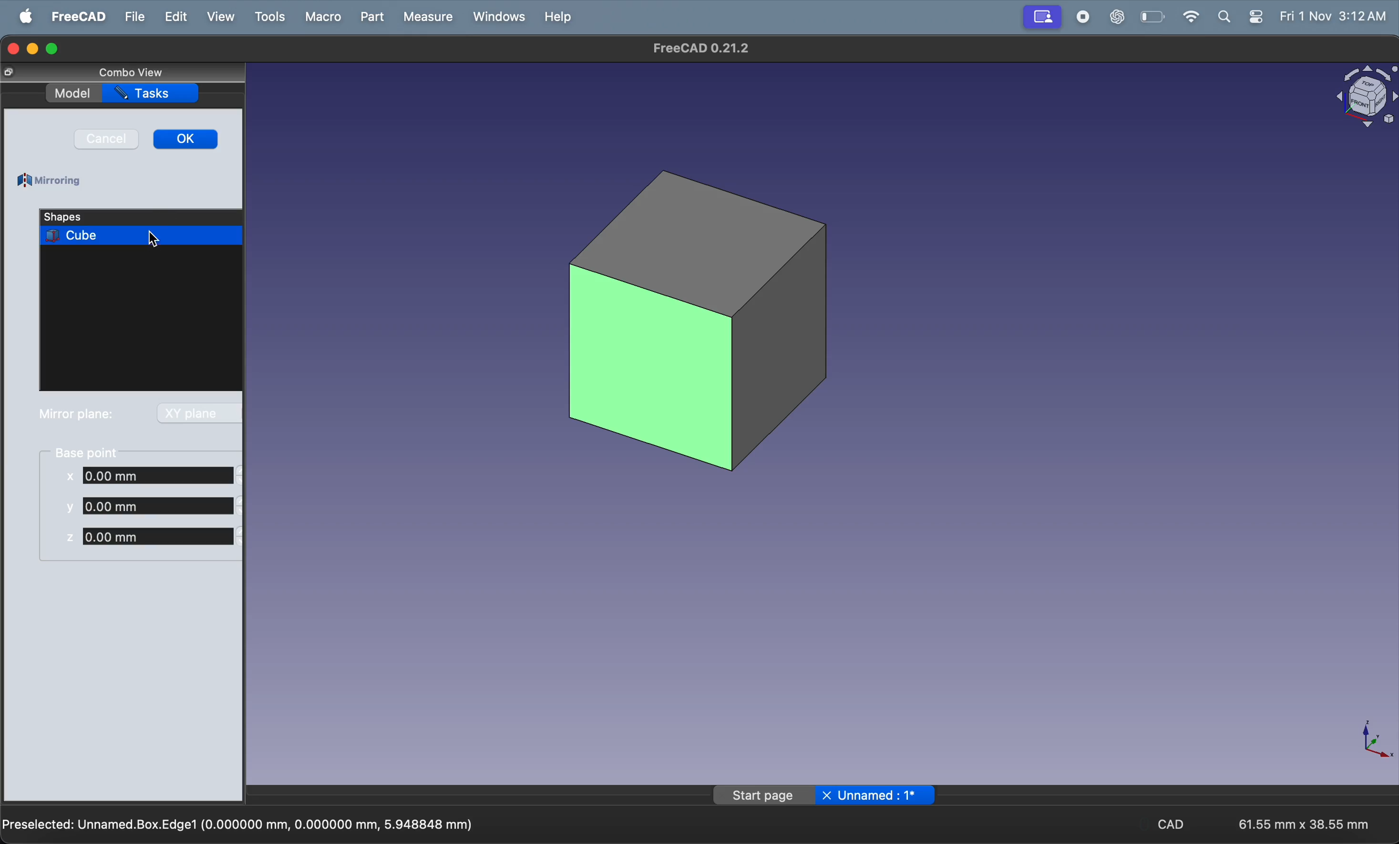 The height and width of the screenshot is (844, 1399). Describe the element at coordinates (1041, 17) in the screenshot. I see `profile` at that location.